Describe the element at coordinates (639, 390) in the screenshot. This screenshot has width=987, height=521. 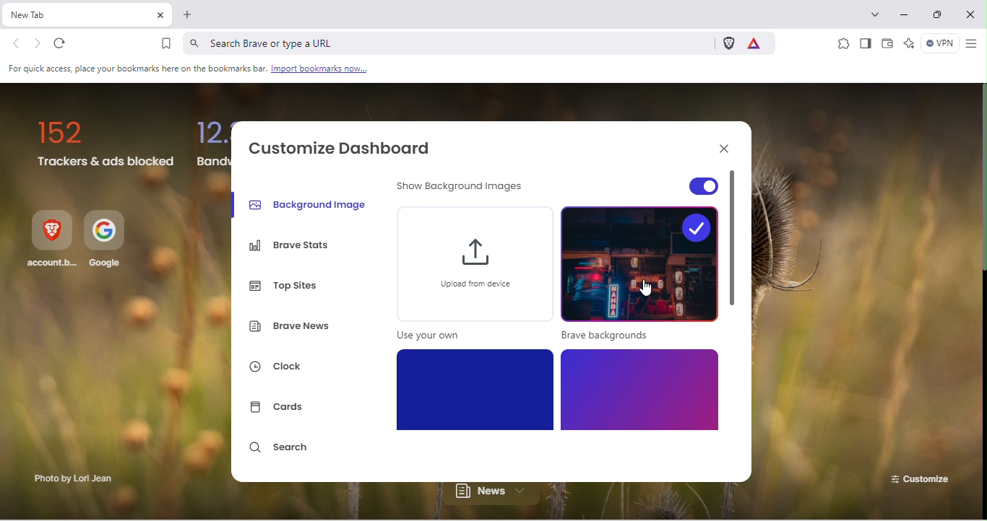
I see `Gradient` at that location.